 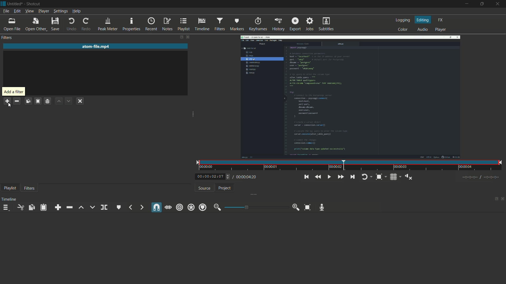 What do you see at coordinates (203, 207) in the screenshot?
I see `ripple markers` at bounding box center [203, 207].